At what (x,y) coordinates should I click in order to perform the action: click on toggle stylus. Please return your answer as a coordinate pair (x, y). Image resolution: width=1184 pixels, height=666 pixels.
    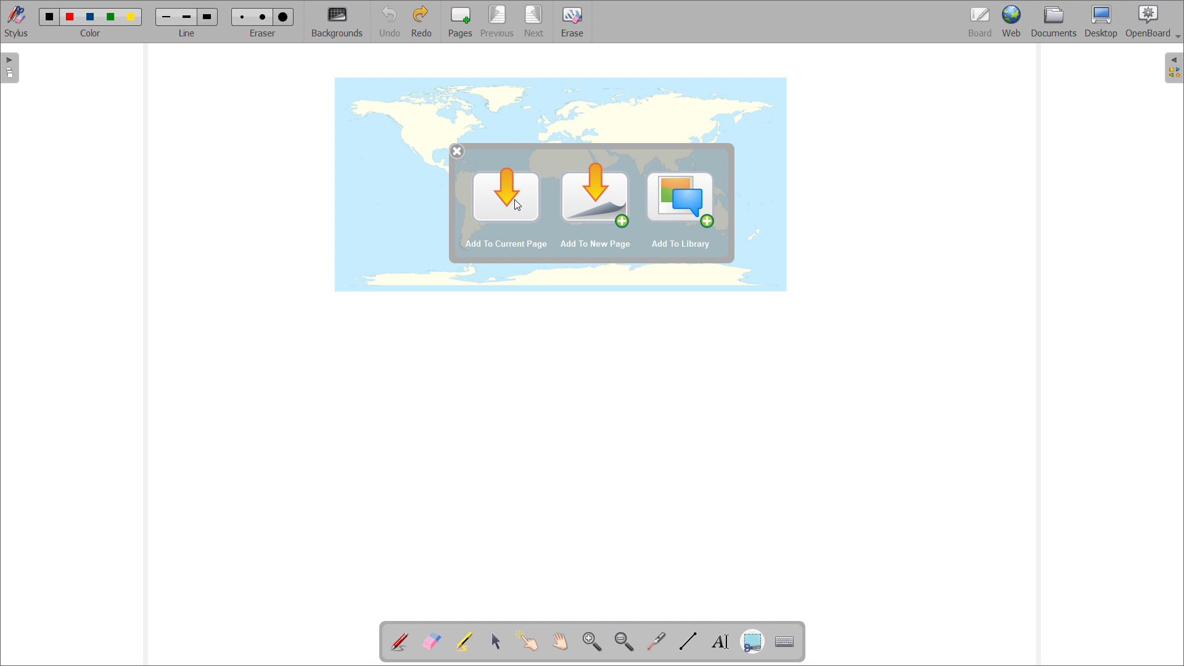
    Looking at the image, I should click on (18, 22).